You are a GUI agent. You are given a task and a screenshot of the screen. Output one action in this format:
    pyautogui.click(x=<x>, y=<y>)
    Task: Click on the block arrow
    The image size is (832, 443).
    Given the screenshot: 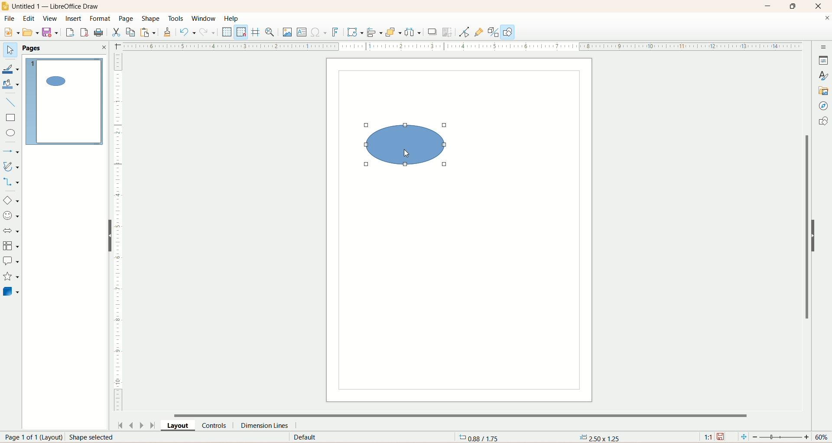 What is the action you would take?
    pyautogui.click(x=10, y=231)
    